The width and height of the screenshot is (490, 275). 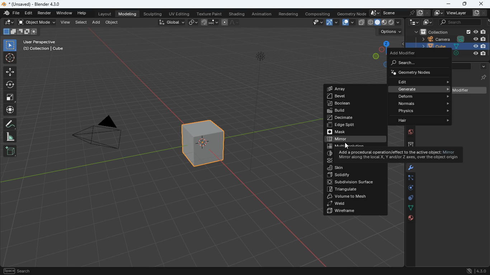 What do you see at coordinates (400, 13) in the screenshot?
I see `scene` at bounding box center [400, 13].